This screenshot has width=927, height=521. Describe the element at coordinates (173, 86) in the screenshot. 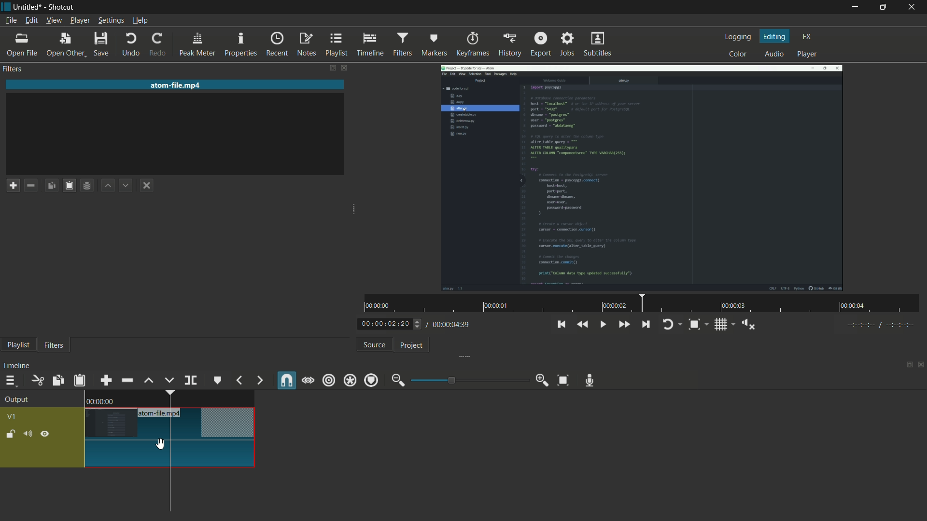

I see `imported file name` at that location.